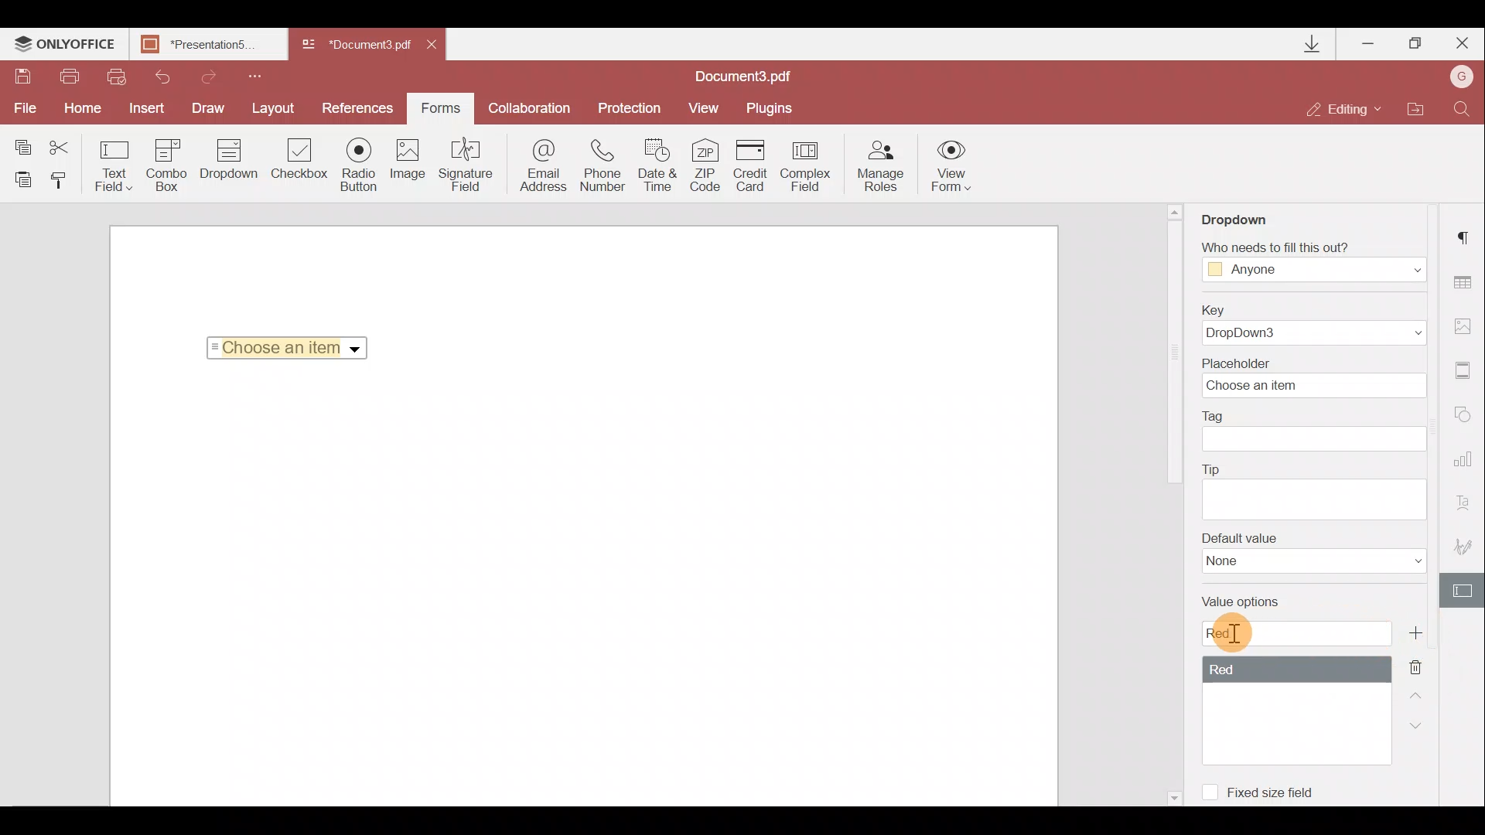 The height and width of the screenshot is (835, 1485). I want to click on Maximize, so click(1415, 46).